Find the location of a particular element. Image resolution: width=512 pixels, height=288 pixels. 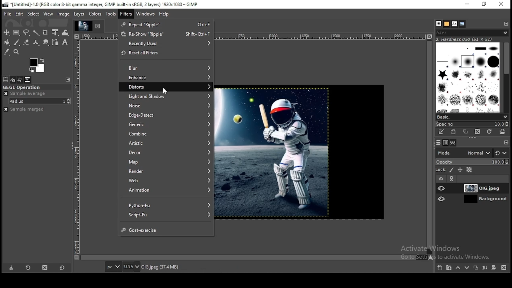

noise is located at coordinates (169, 105).